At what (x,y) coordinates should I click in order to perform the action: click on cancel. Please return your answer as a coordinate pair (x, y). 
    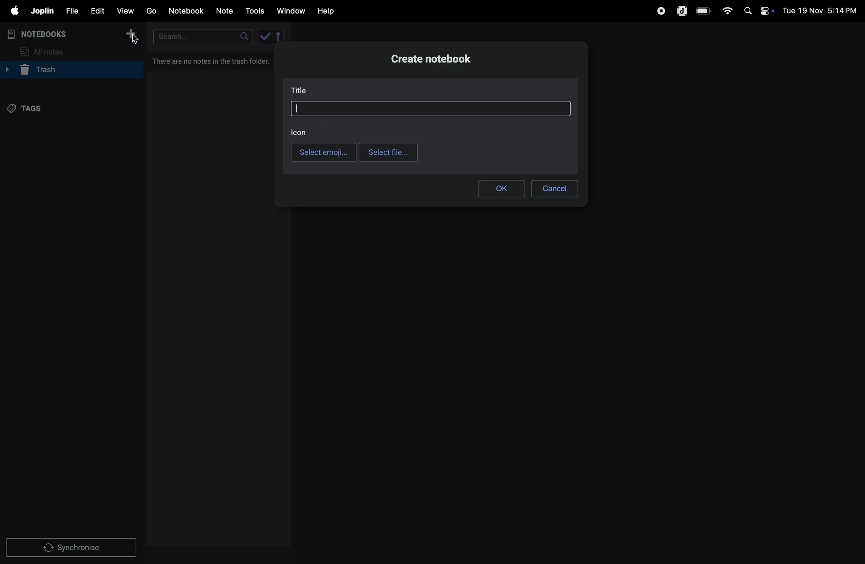
    Looking at the image, I should click on (555, 189).